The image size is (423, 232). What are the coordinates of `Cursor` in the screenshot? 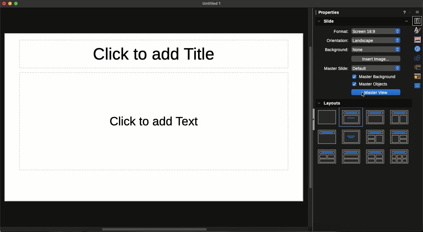 It's located at (364, 95).